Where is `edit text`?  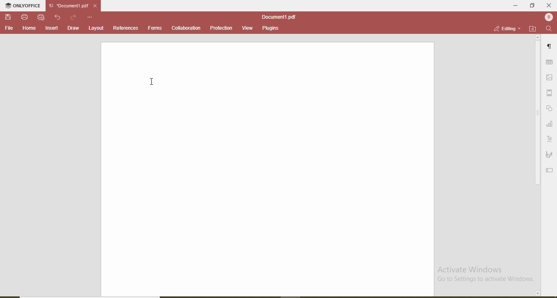 edit text is located at coordinates (550, 169).